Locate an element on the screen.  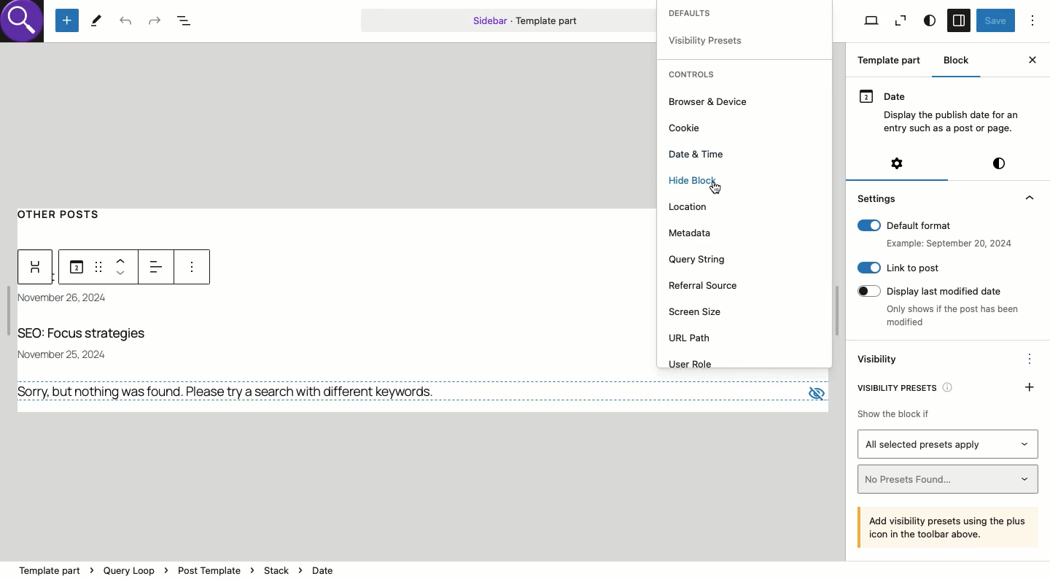
example is located at coordinates (946, 244).